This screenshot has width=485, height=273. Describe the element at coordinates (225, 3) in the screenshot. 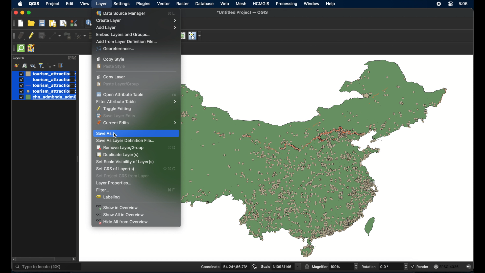

I see `web` at that location.